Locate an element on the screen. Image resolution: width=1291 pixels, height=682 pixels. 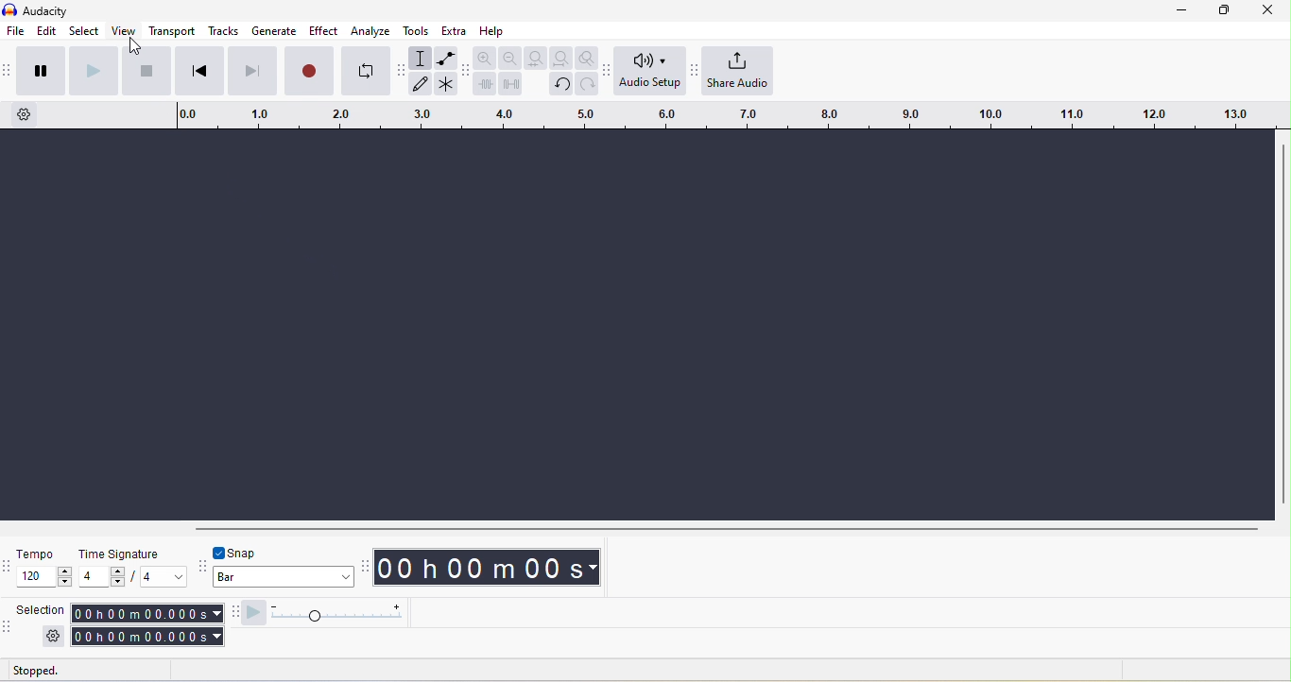
audio setup toolbar is located at coordinates (606, 72).